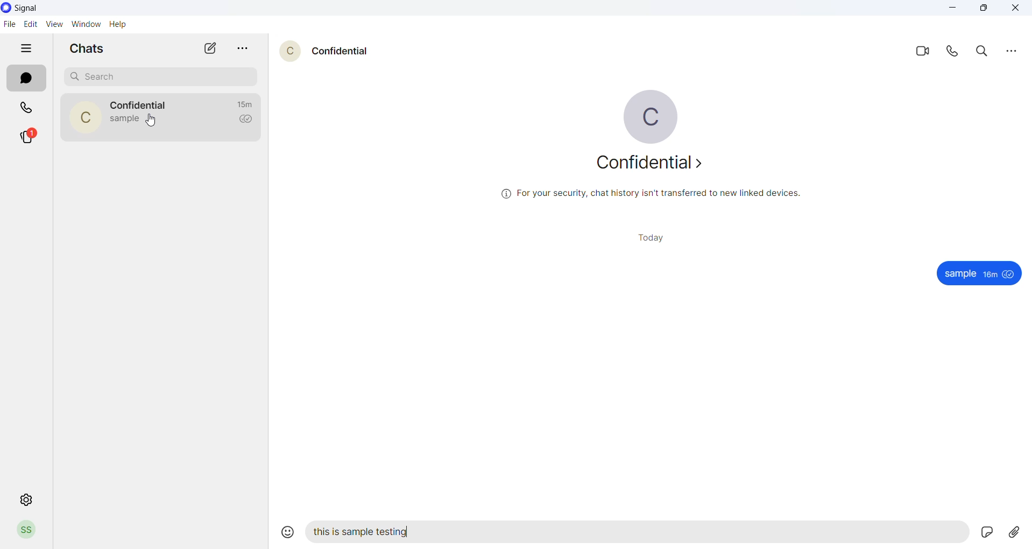 Image resolution: width=1032 pixels, height=549 pixels. What do you see at coordinates (157, 74) in the screenshot?
I see `search` at bounding box center [157, 74].